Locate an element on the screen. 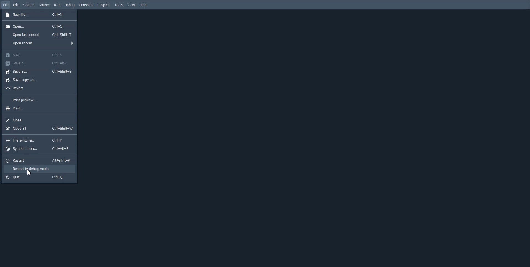 The width and height of the screenshot is (530, 267). Save is located at coordinates (39, 54).